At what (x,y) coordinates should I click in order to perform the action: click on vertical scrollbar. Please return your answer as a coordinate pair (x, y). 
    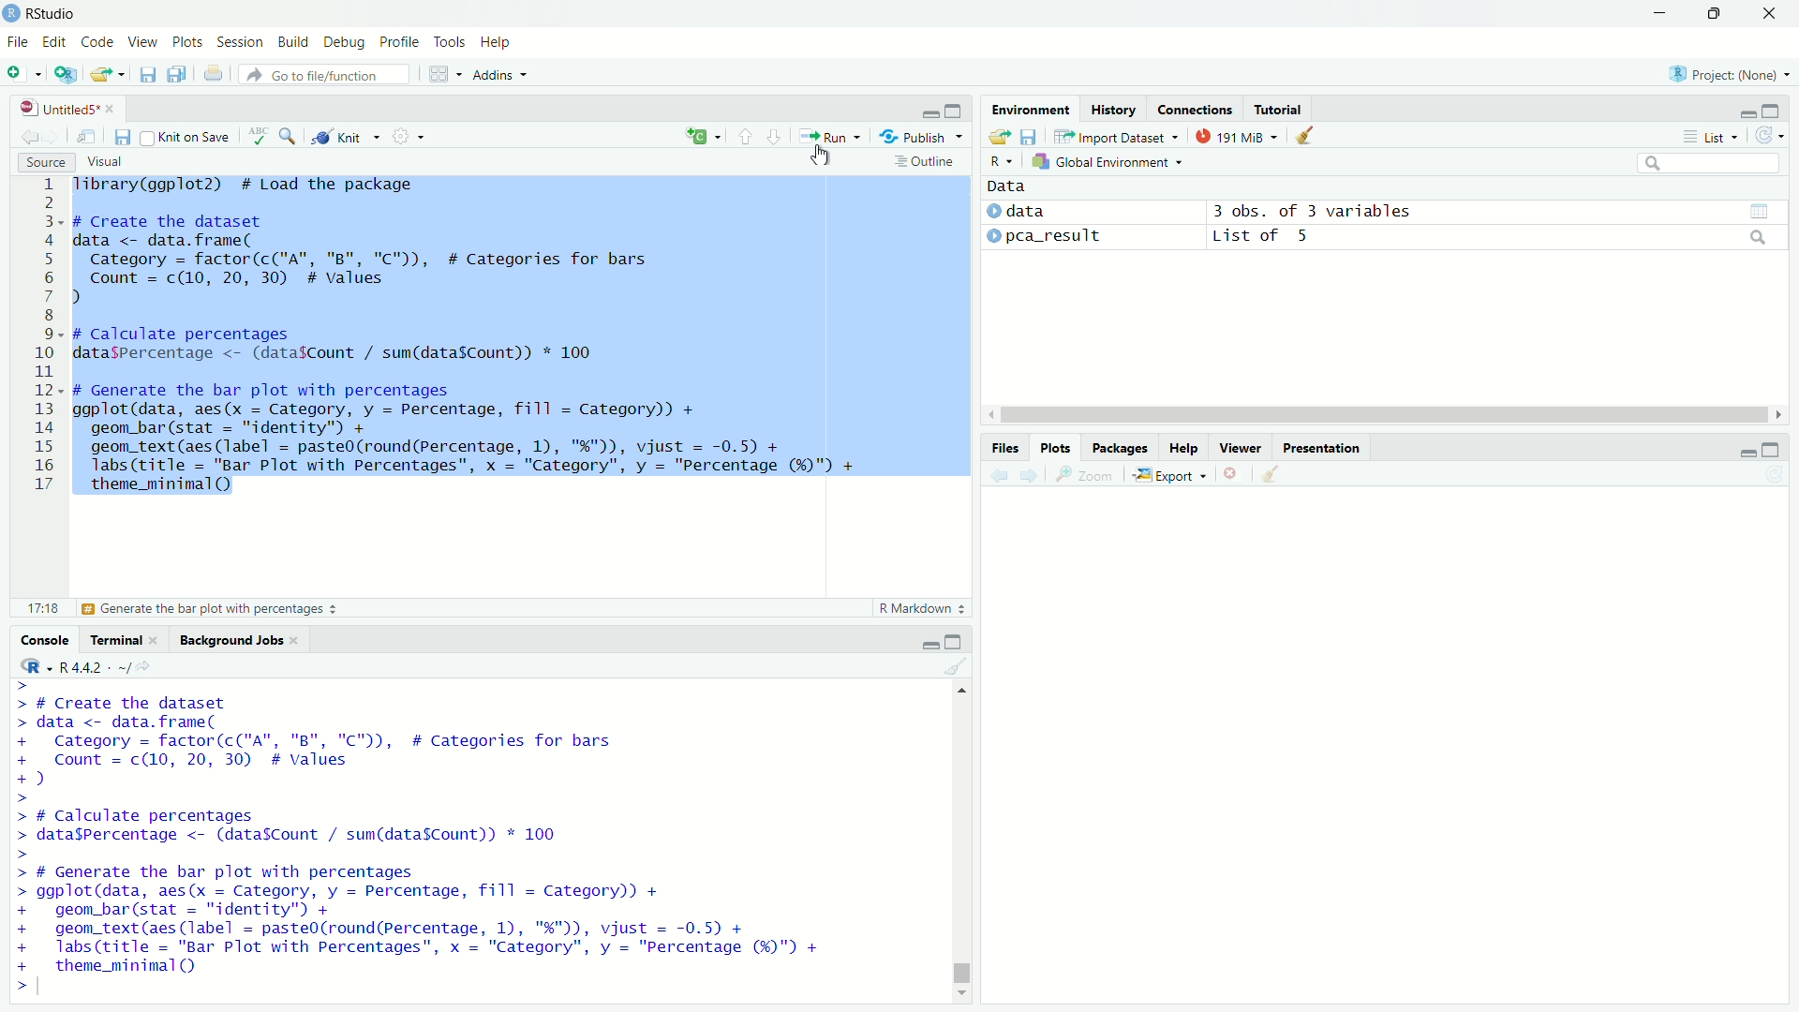
    Looking at the image, I should click on (959, 942).